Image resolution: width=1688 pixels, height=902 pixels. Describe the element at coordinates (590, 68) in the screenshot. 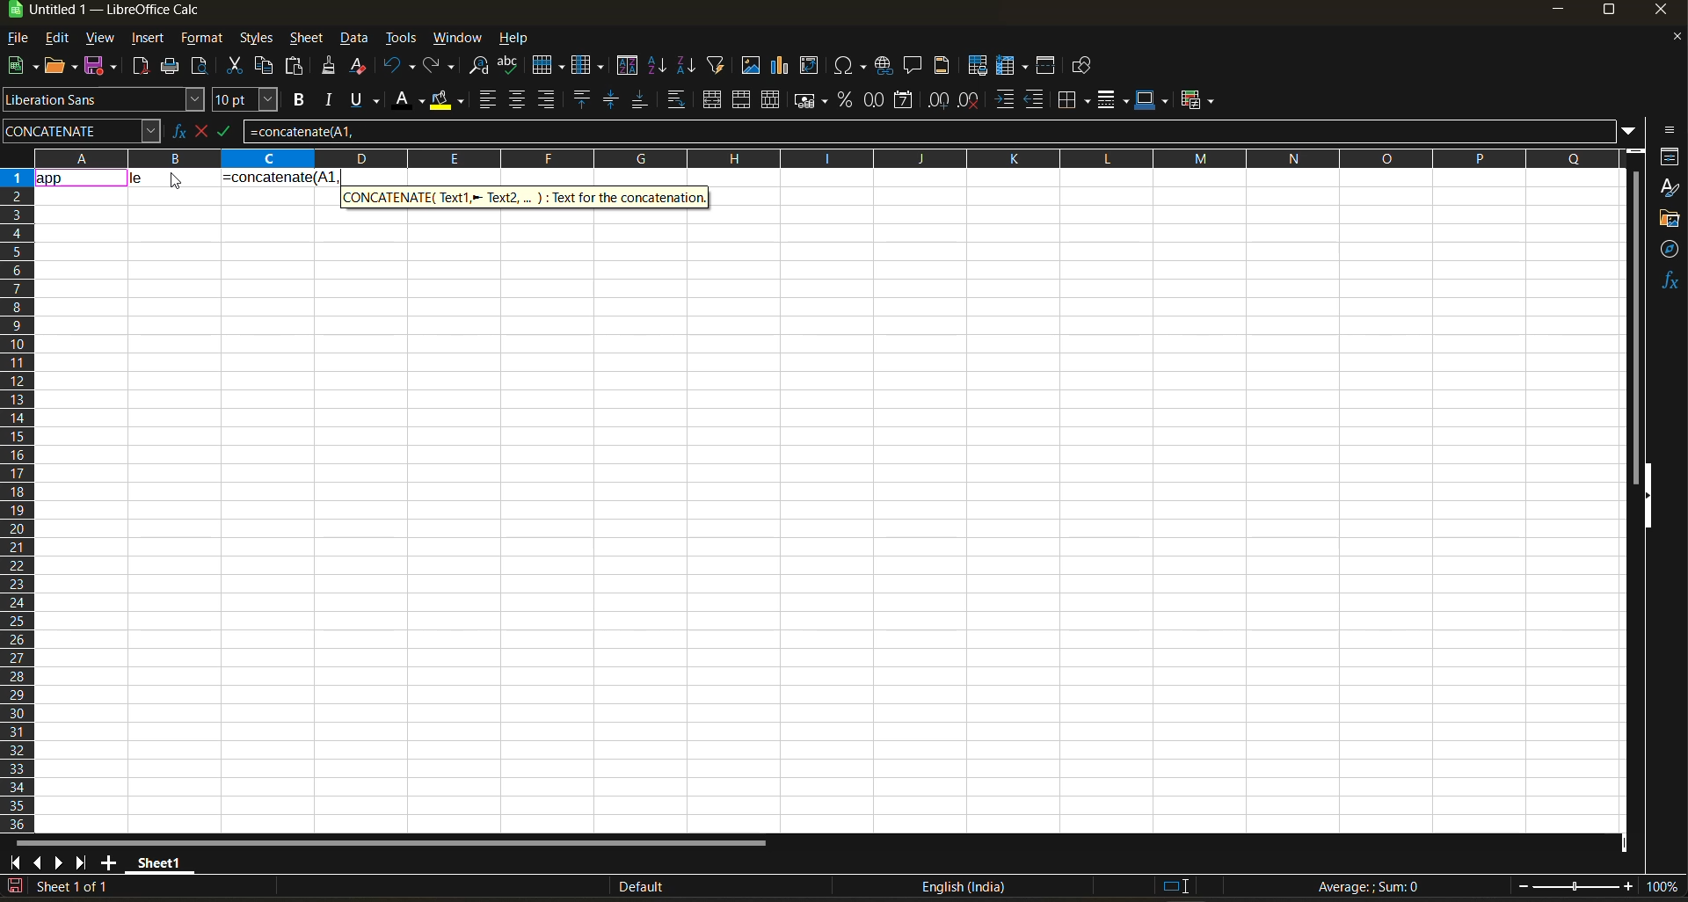

I see `column` at that location.